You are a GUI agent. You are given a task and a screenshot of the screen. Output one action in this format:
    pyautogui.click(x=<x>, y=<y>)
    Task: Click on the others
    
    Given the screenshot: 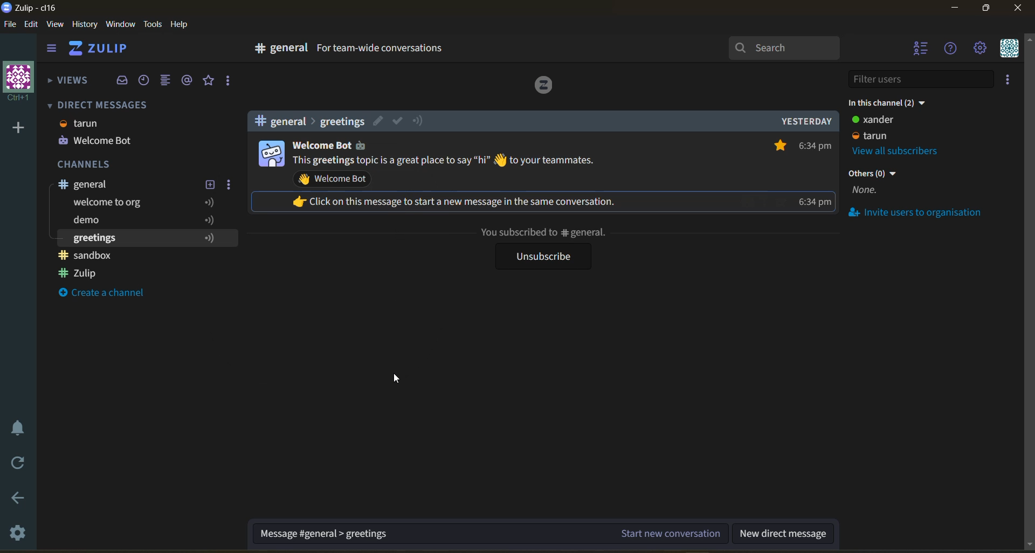 What is the action you would take?
    pyautogui.click(x=874, y=184)
    